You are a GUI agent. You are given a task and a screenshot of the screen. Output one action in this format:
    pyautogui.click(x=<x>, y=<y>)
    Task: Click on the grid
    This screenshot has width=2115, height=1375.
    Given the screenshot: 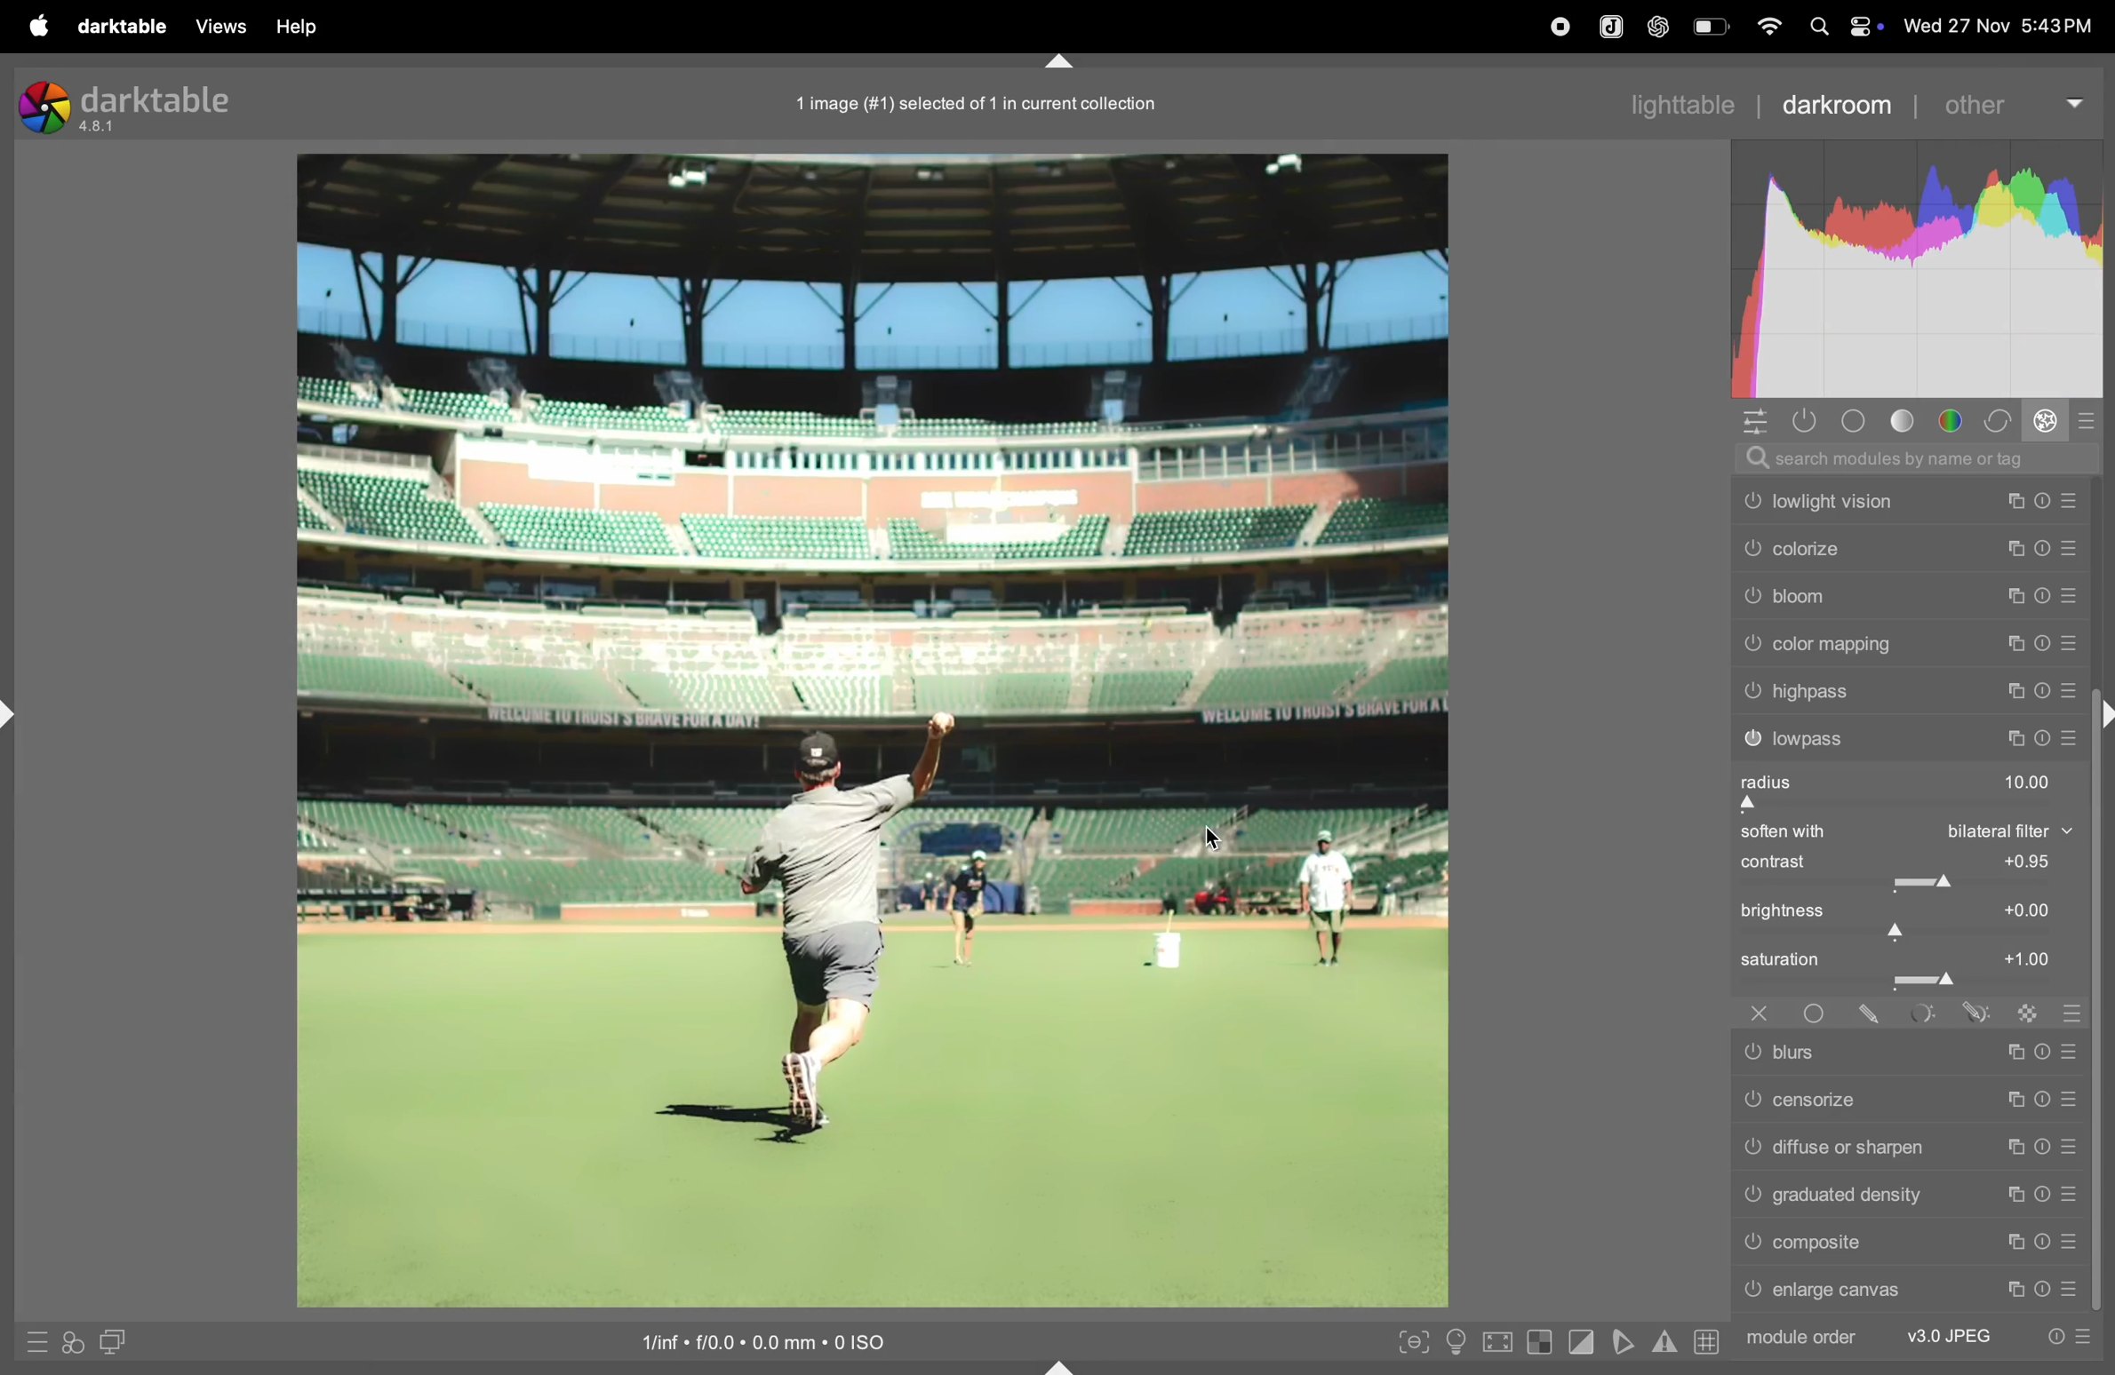 What is the action you would take?
    pyautogui.click(x=1705, y=1343)
    